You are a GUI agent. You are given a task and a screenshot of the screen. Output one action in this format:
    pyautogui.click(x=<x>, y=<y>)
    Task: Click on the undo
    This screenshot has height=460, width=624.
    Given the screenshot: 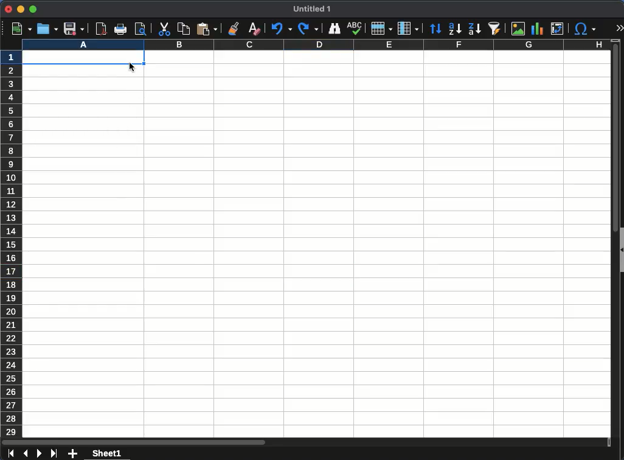 What is the action you would take?
    pyautogui.click(x=282, y=29)
    